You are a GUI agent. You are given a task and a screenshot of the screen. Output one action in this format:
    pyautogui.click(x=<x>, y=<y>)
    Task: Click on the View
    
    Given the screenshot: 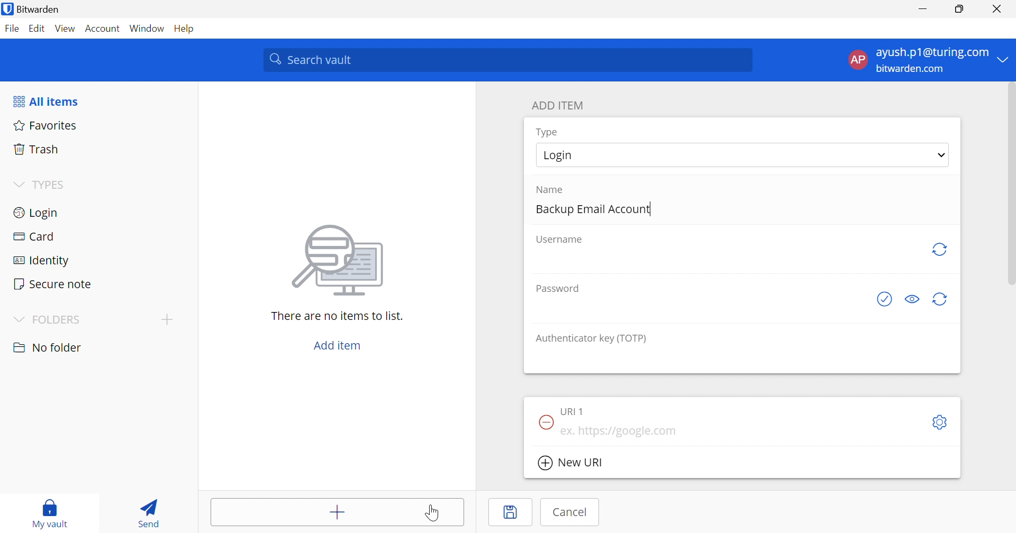 What is the action you would take?
    pyautogui.click(x=66, y=29)
    